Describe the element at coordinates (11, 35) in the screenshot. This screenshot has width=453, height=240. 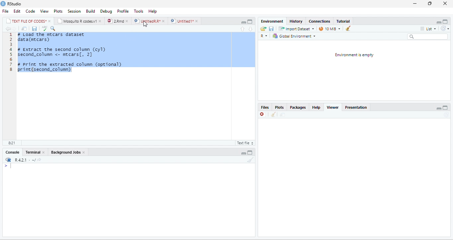
I see `1` at that location.